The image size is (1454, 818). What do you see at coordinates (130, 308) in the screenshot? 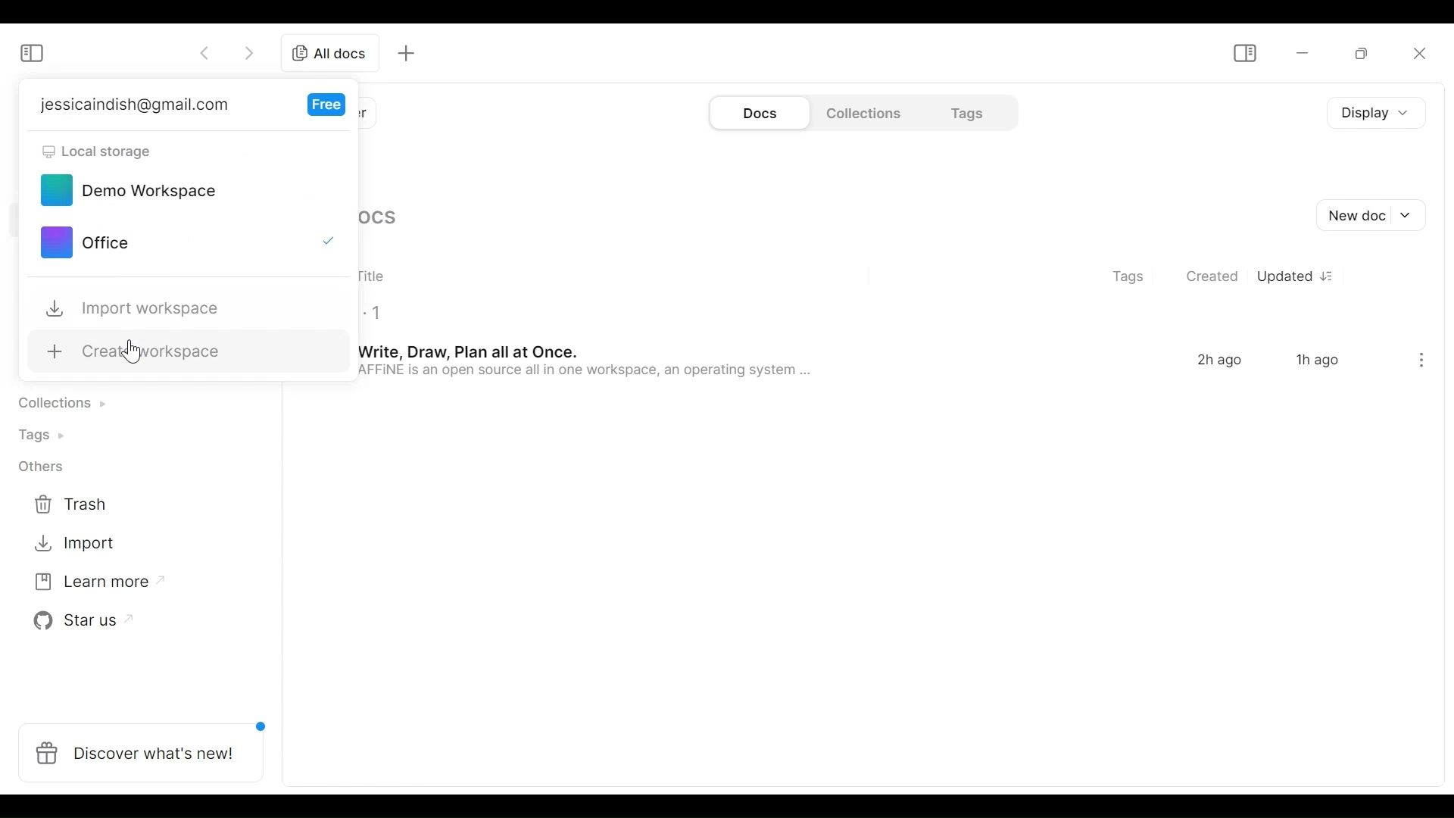
I see `Import workspace` at bounding box center [130, 308].